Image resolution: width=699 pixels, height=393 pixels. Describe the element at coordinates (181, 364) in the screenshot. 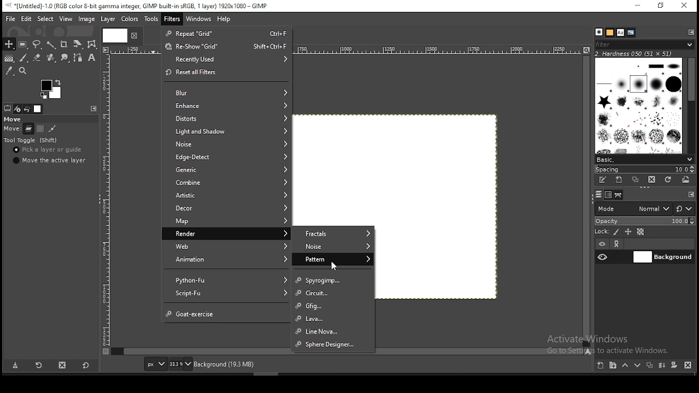

I see `zoom status` at that location.